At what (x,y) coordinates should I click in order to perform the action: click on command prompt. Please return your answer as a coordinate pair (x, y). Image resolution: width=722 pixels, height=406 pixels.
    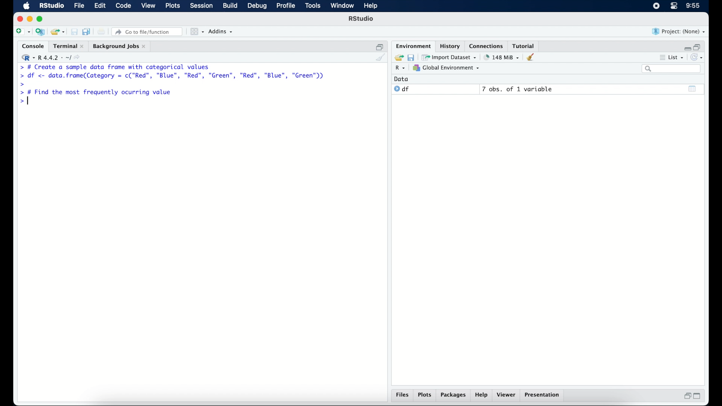
    Looking at the image, I should click on (22, 84).